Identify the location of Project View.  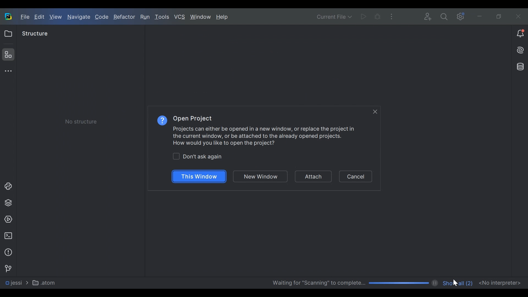
(8, 34).